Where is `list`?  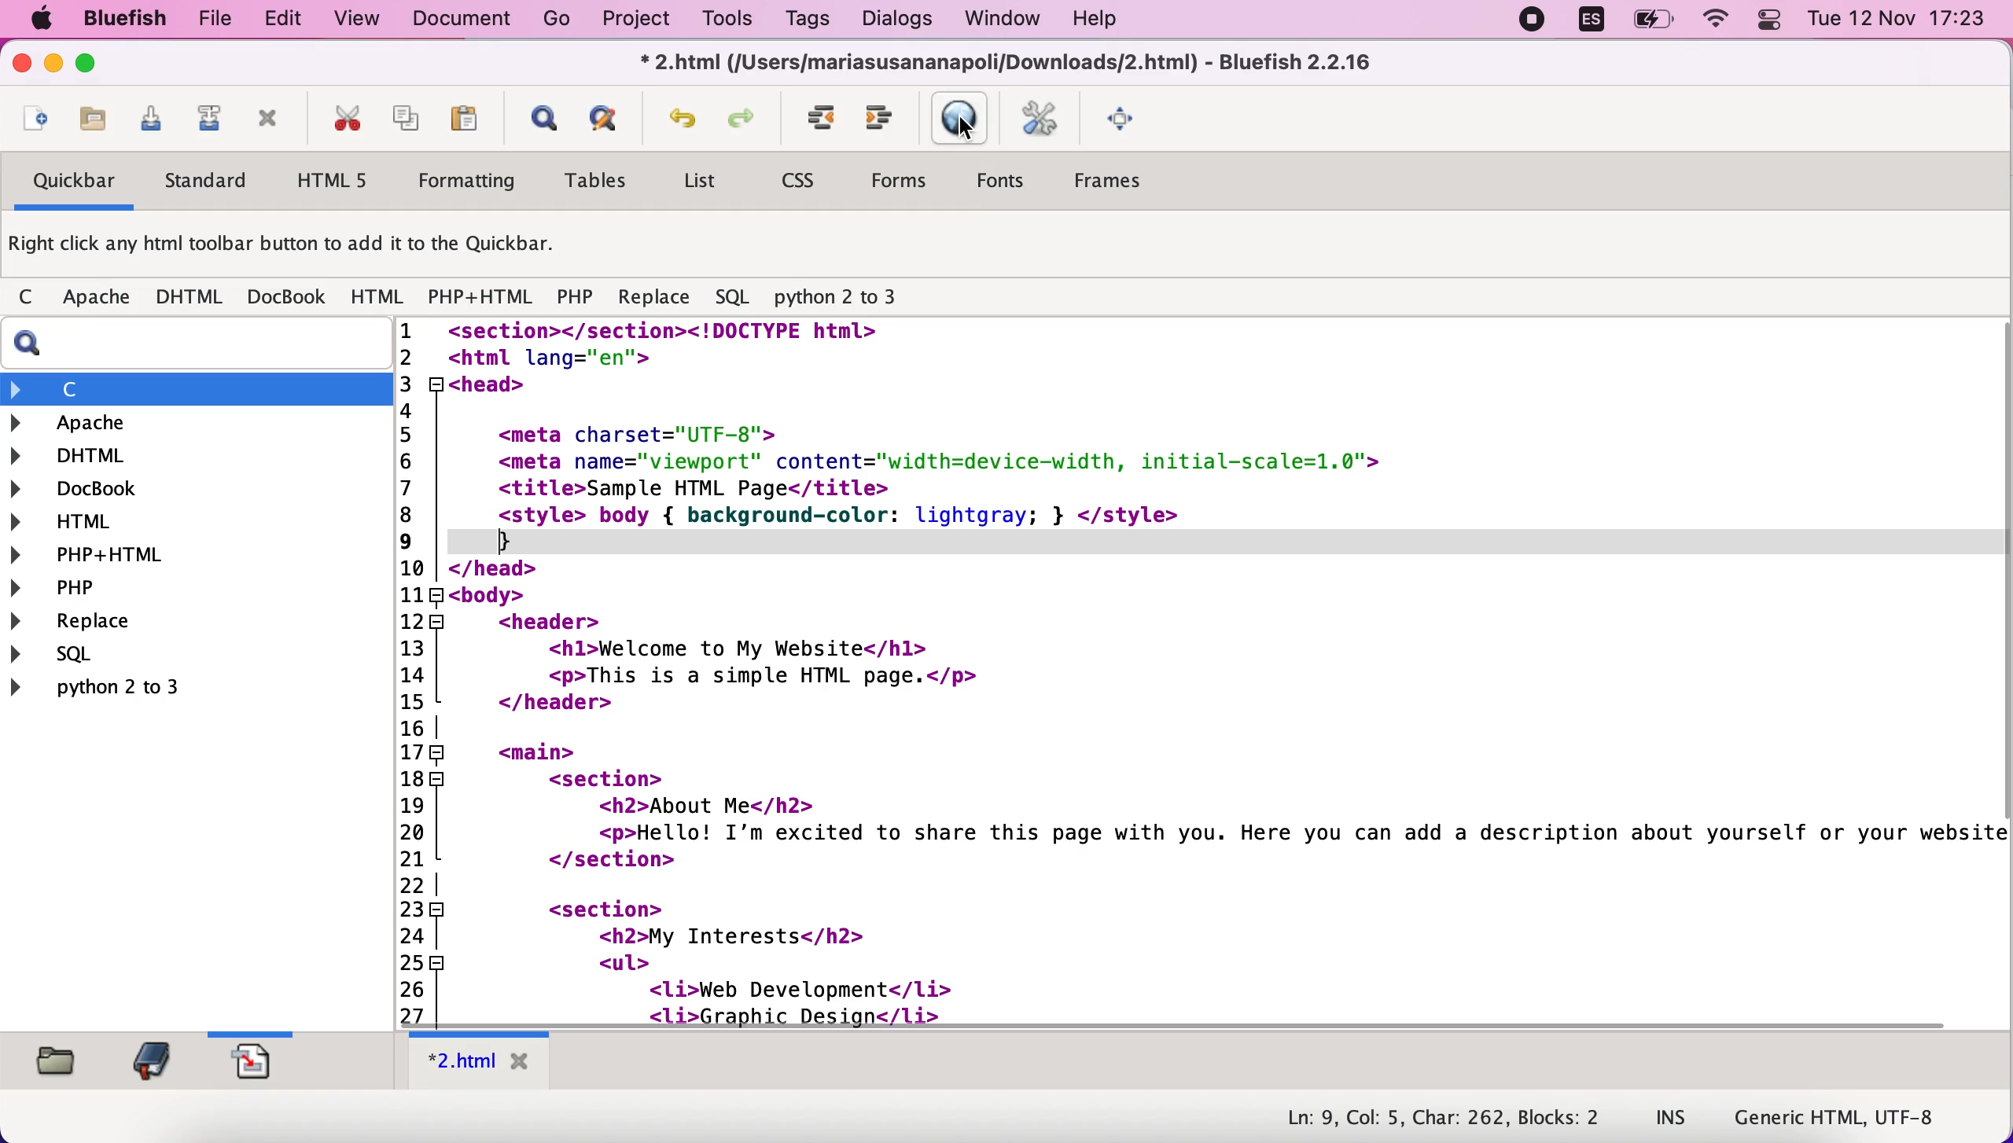 list is located at coordinates (703, 183).